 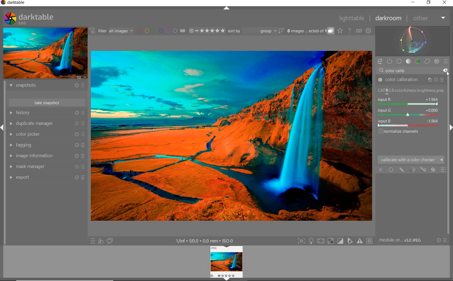 What do you see at coordinates (227, 9) in the screenshot?
I see `EXPAND/COLLAPSE` at bounding box center [227, 9].